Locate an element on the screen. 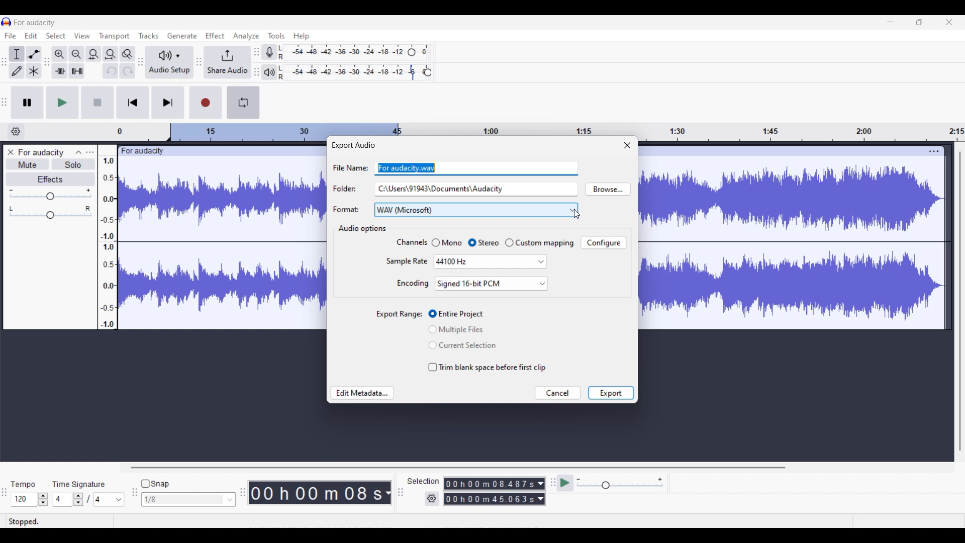  Duration measurement is located at coordinates (540, 499).